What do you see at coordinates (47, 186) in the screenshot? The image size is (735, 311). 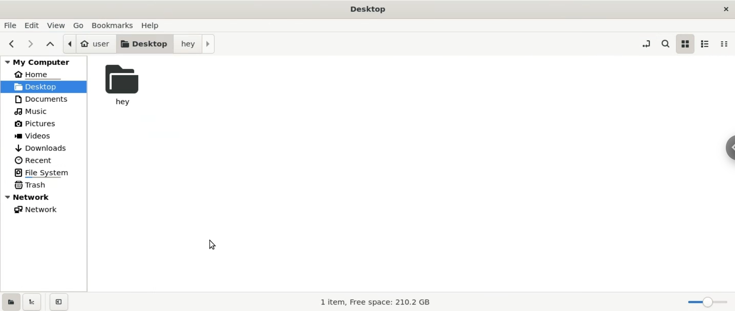 I see `trash` at bounding box center [47, 186].